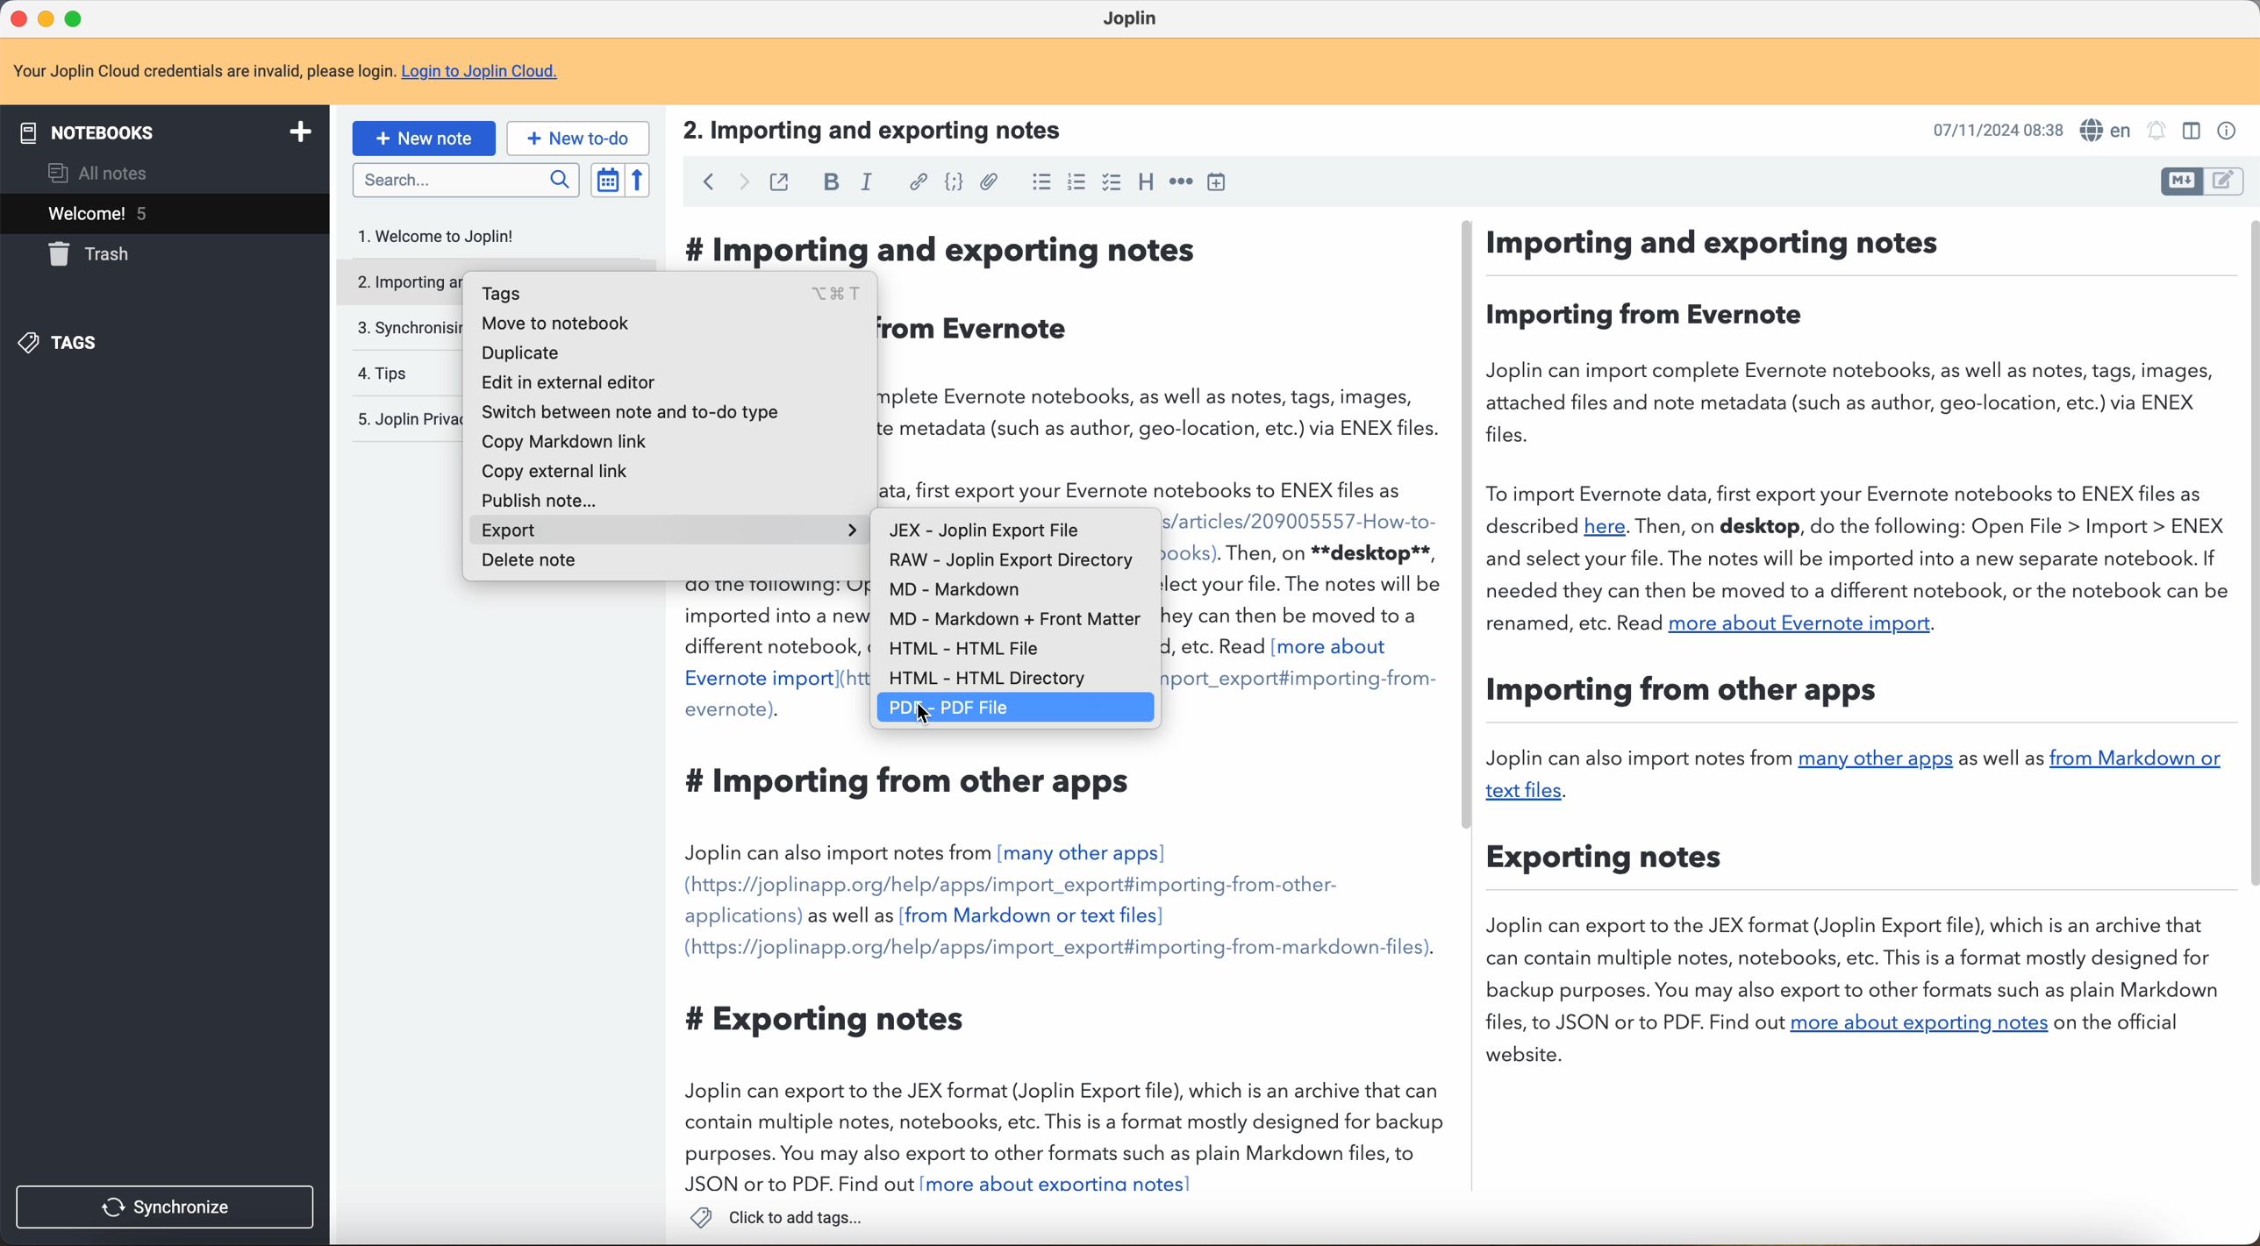  Describe the element at coordinates (403, 329) in the screenshot. I see `synchronising your notes` at that location.